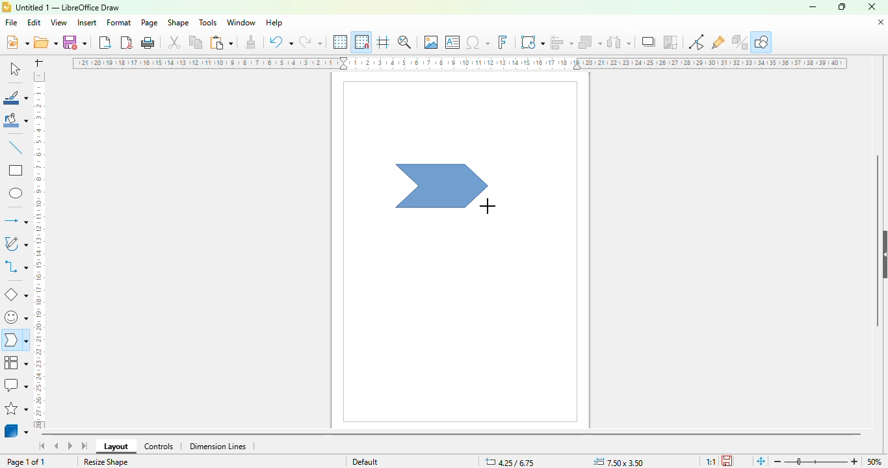  What do you see at coordinates (460, 63) in the screenshot?
I see `ruler` at bounding box center [460, 63].